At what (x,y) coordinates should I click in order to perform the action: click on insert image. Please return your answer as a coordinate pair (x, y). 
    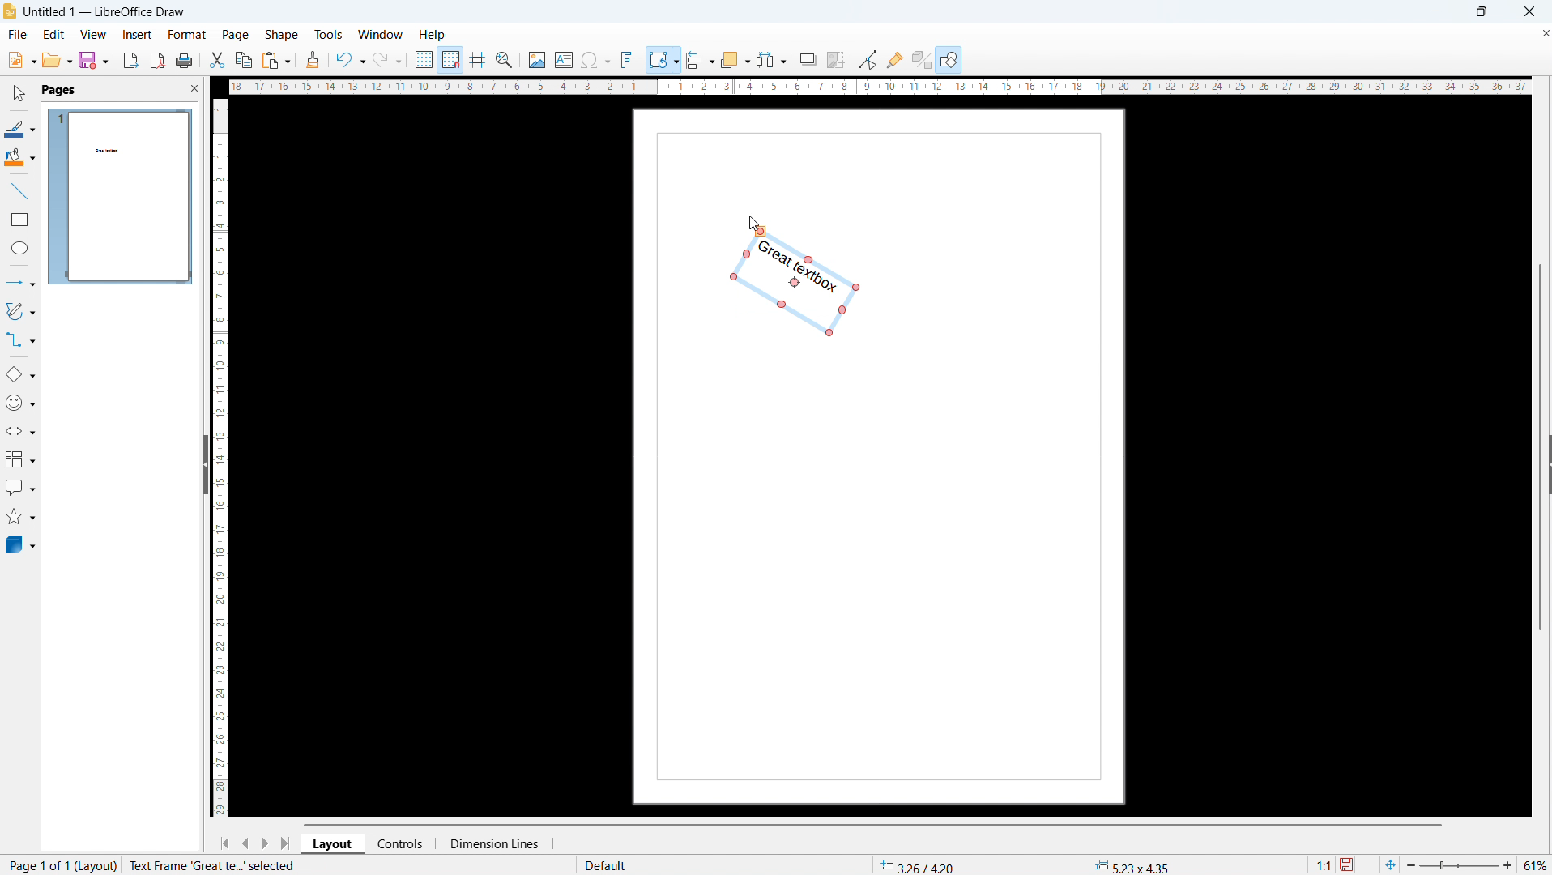
    Looking at the image, I should click on (537, 58).